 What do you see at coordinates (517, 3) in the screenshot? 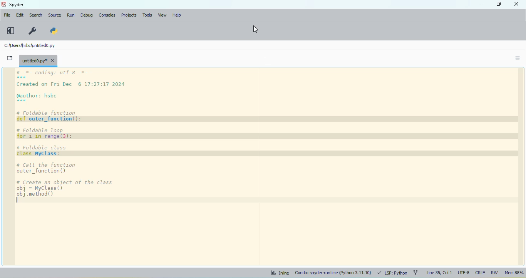
I see `close` at bounding box center [517, 3].